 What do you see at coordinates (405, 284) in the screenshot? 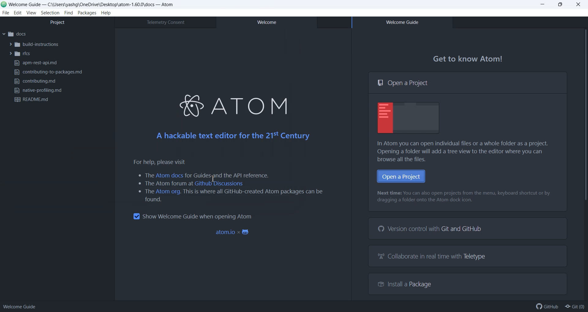
I see `Install a Package` at bounding box center [405, 284].